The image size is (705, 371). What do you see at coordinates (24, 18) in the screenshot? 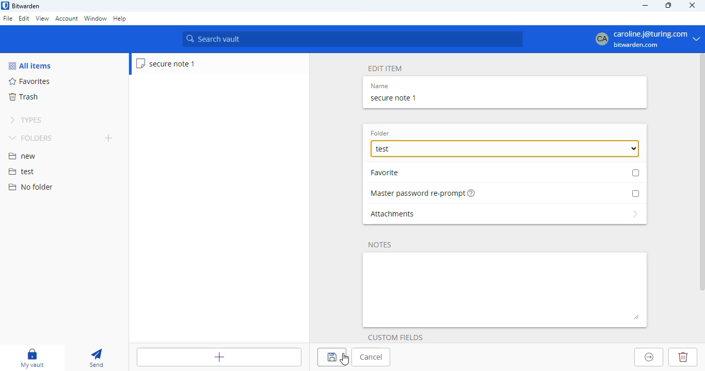
I see `edit` at bounding box center [24, 18].